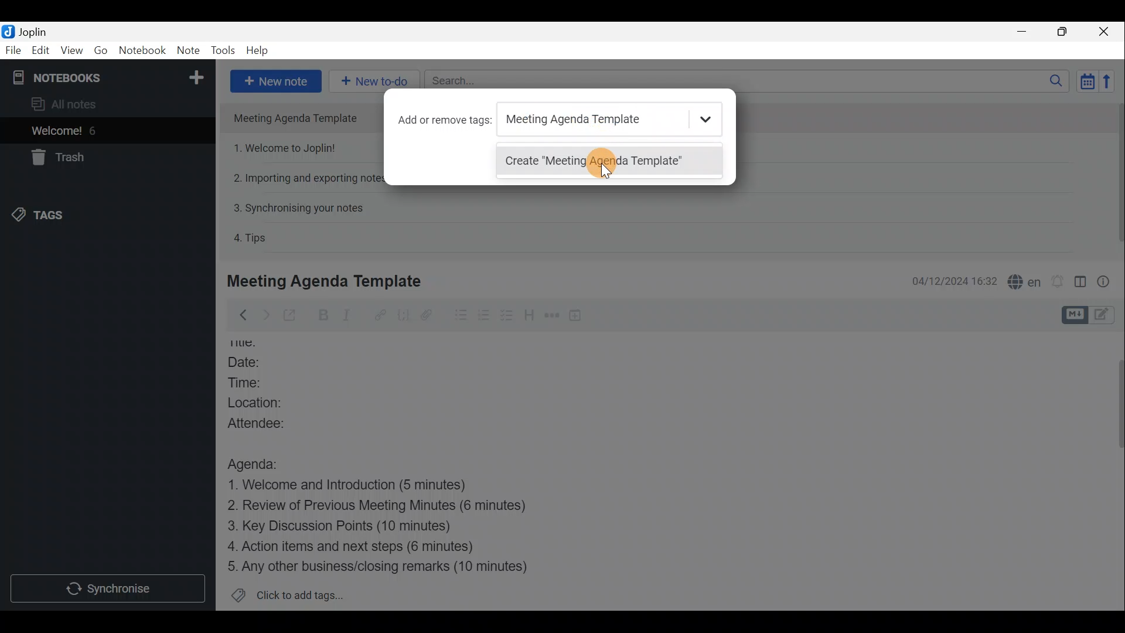 This screenshot has width=1125, height=633. I want to click on Meeting Agenda Template, so click(611, 123).